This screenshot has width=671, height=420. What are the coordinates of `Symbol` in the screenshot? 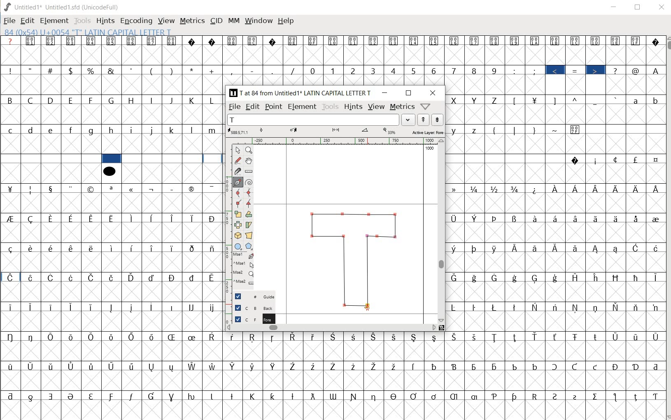 It's located at (576, 129).